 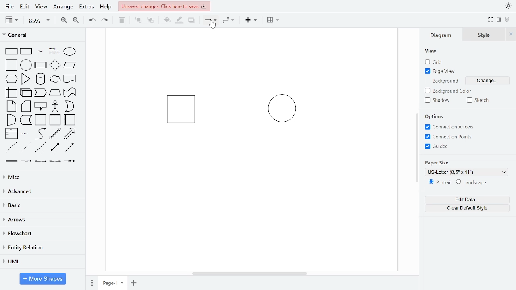 What do you see at coordinates (41, 177) in the screenshot?
I see `misc` at bounding box center [41, 177].